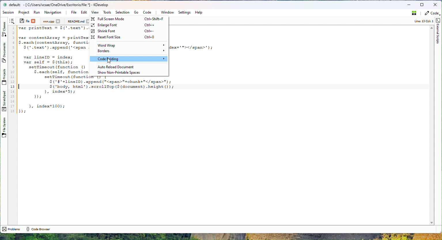  I want to click on Shrink Font, so click(126, 31).